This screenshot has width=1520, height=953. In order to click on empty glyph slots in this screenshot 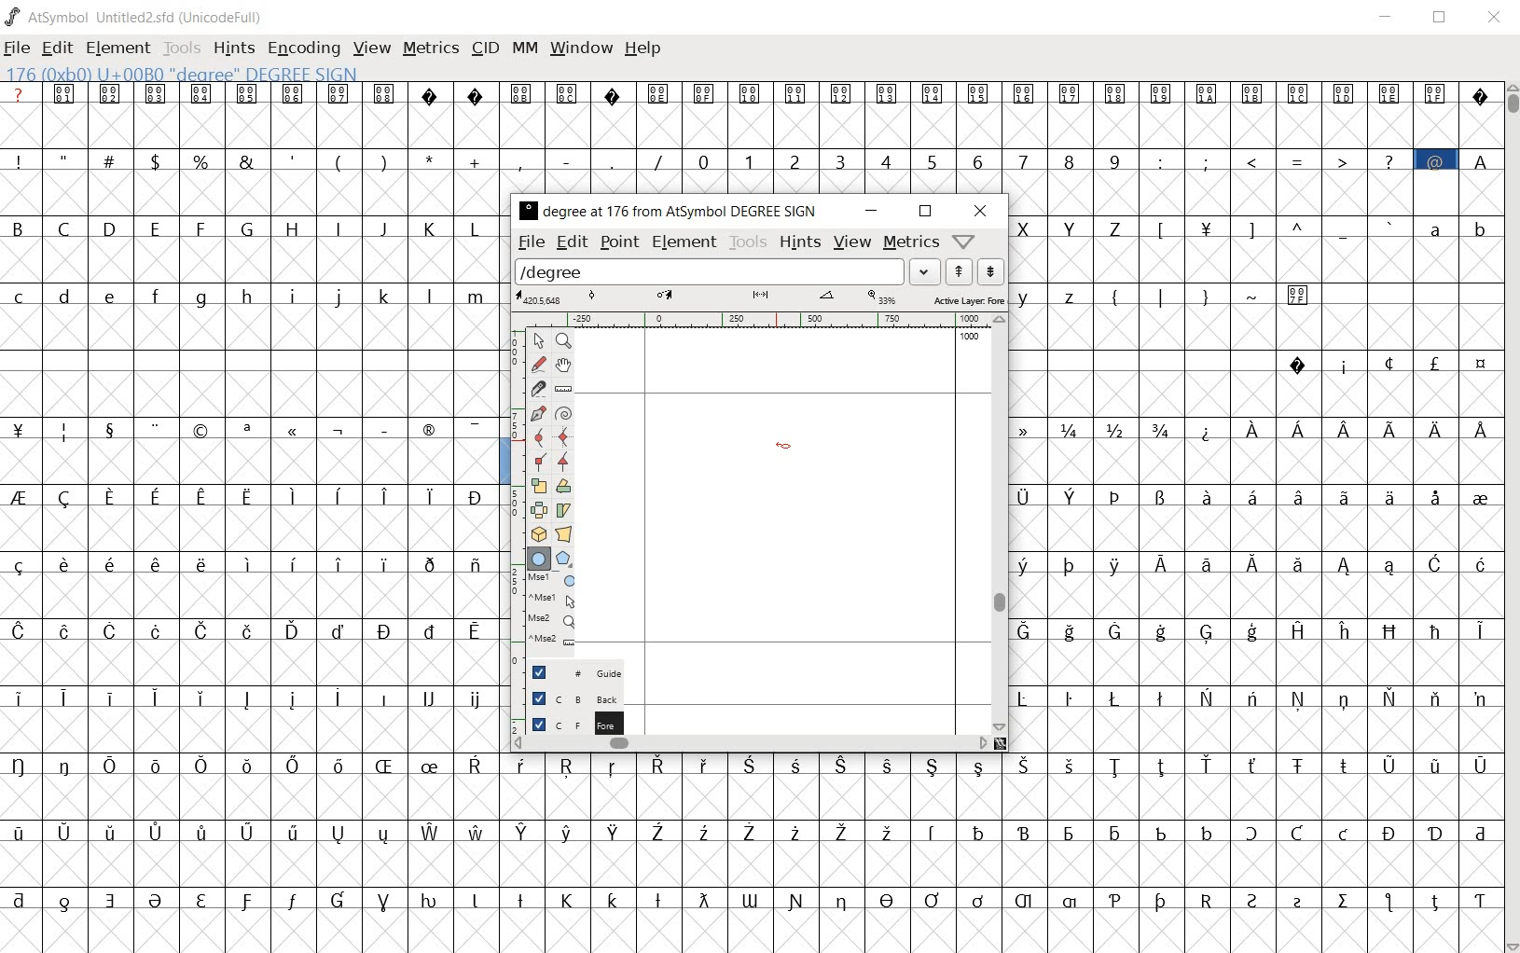, I will do `click(248, 526)`.